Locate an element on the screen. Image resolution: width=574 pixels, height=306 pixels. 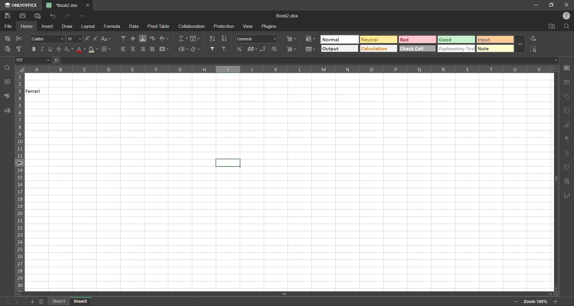
zoom factor is located at coordinates (536, 302).